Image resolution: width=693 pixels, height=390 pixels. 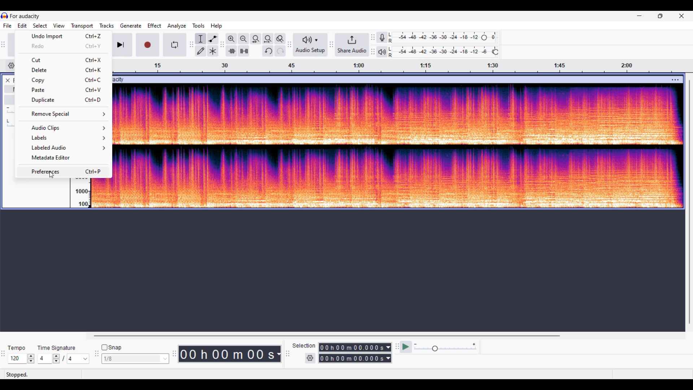 I want to click on Selection duration, so click(x=352, y=353).